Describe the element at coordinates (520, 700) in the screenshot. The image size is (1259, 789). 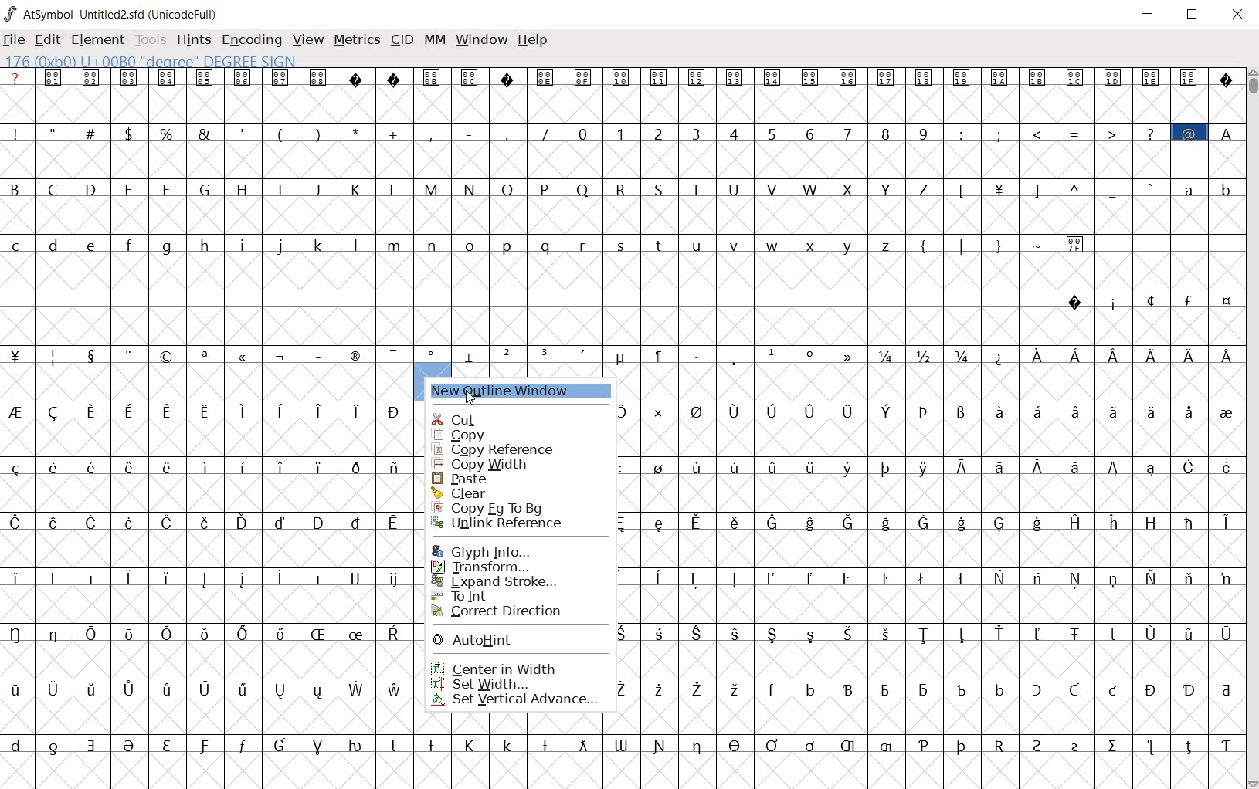
I see `set vertical advance` at that location.